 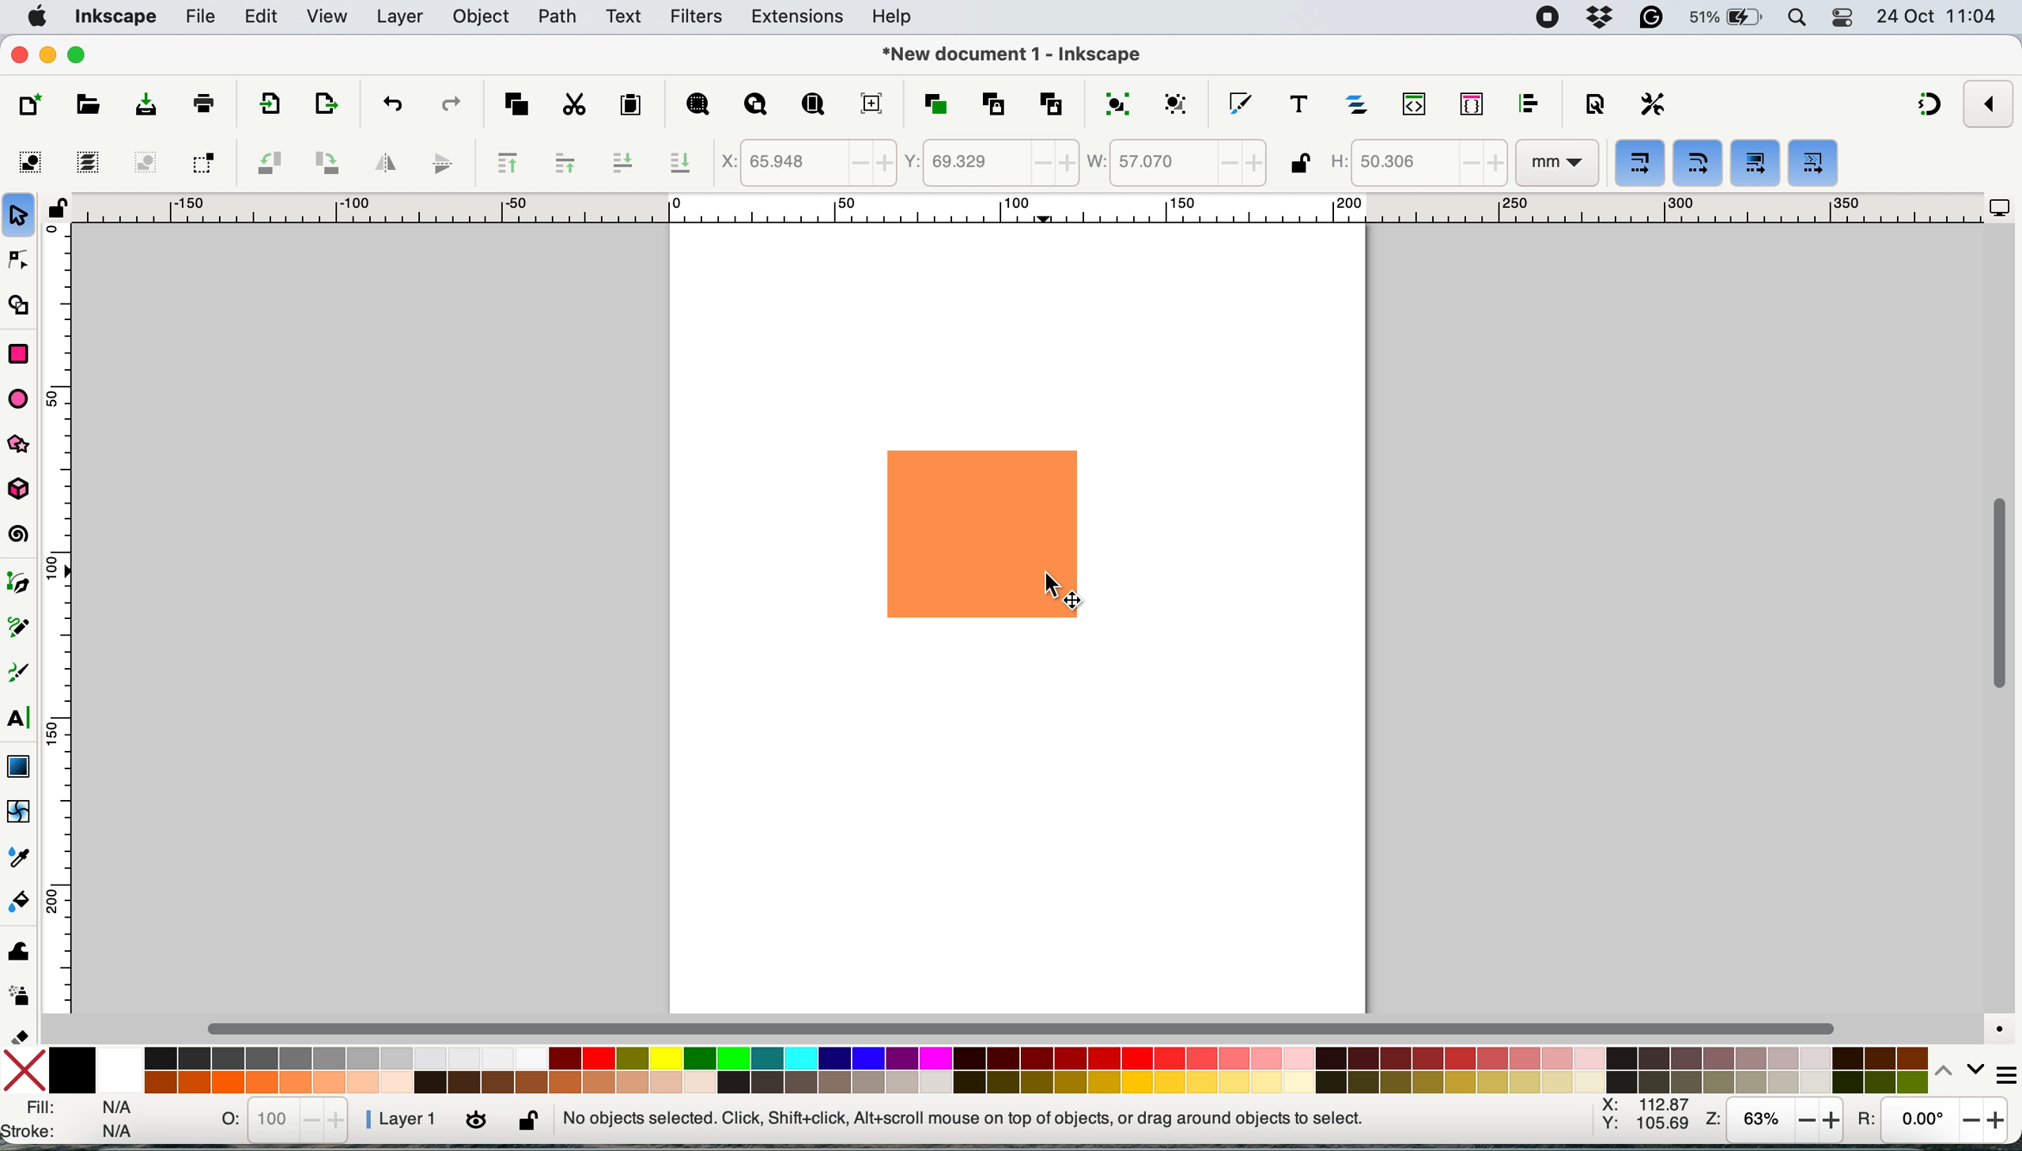 What do you see at coordinates (485, 17) in the screenshot?
I see `object` at bounding box center [485, 17].